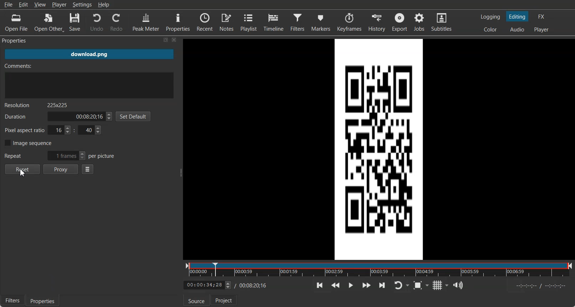  What do you see at coordinates (57, 117) in the screenshot?
I see `Time Duration adjuster` at bounding box center [57, 117].